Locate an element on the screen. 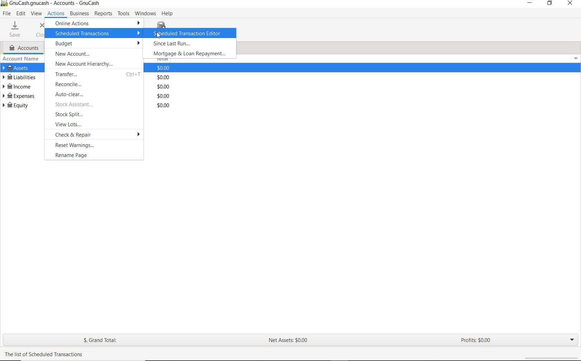 This screenshot has width=581, height=361. MORTGAGE & LOAN REPAYMENT is located at coordinates (189, 54).